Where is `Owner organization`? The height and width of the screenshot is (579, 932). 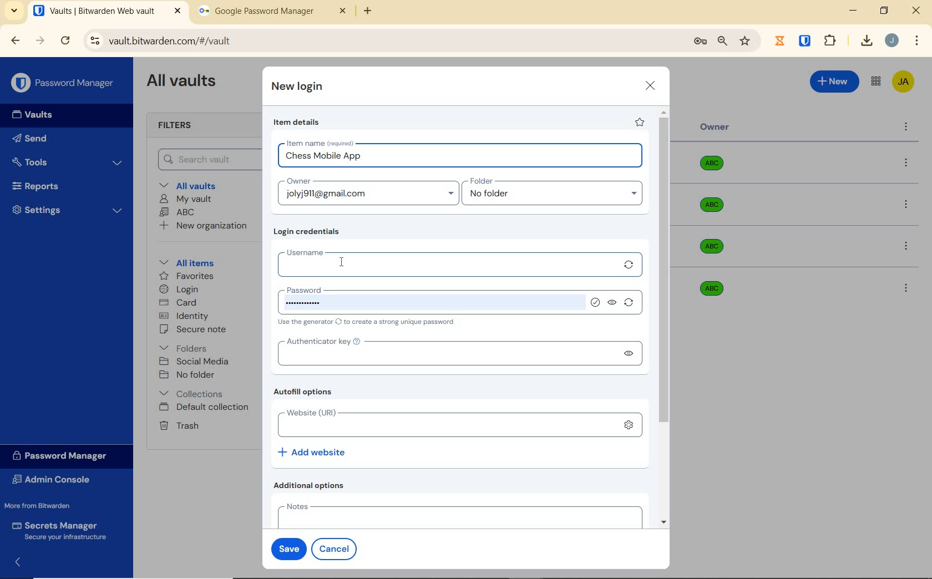
Owner organization is located at coordinates (716, 246).